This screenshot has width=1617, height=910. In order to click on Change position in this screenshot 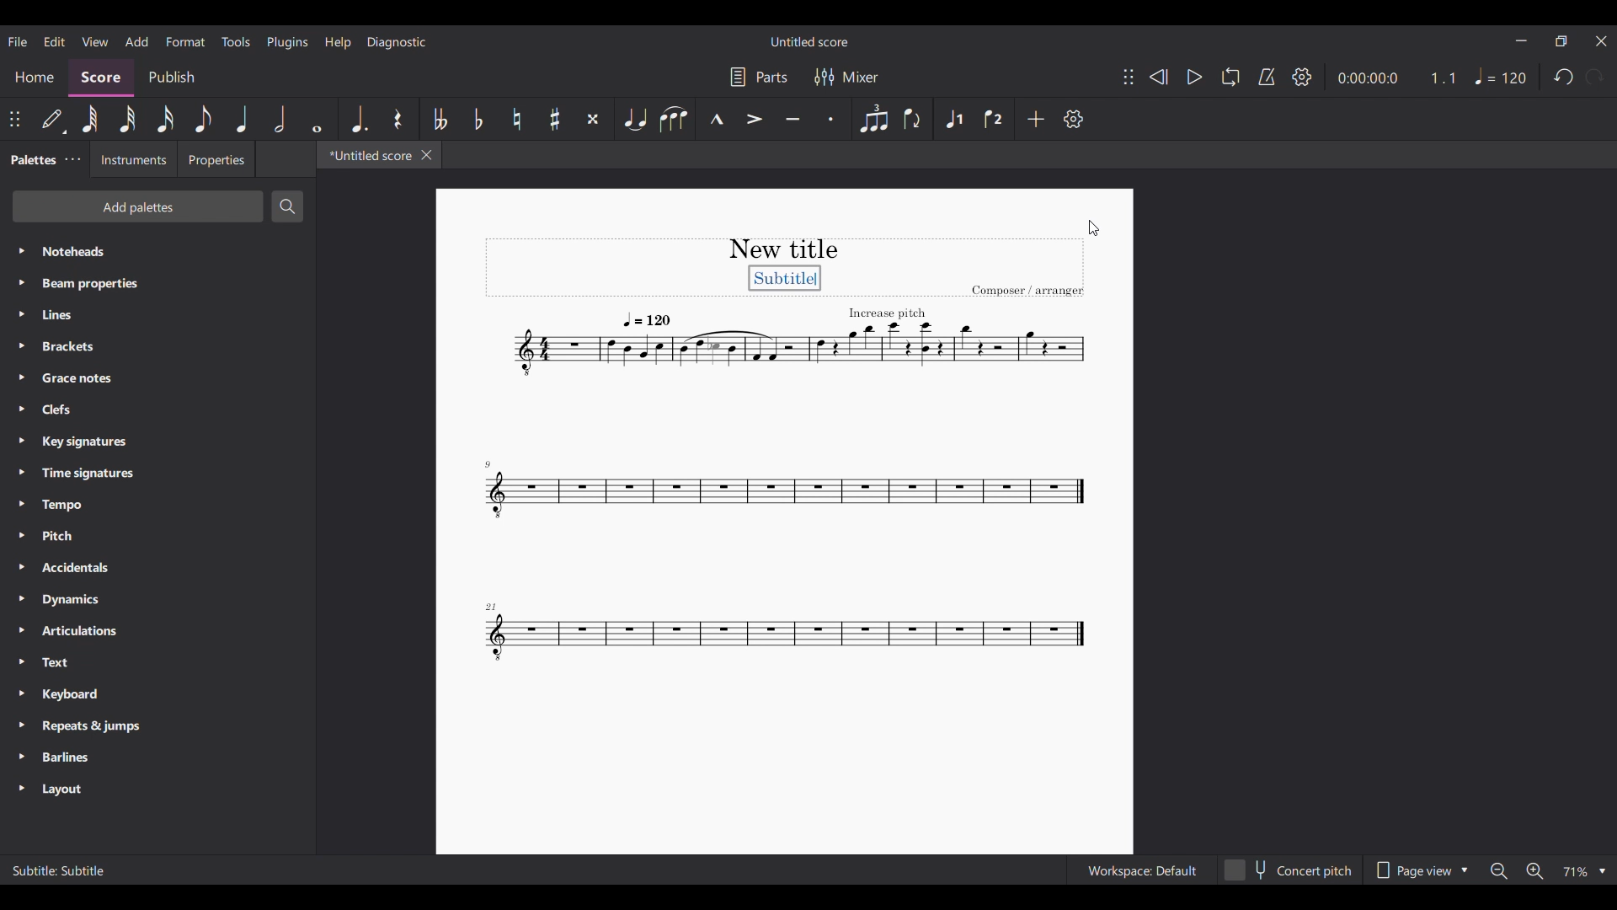, I will do `click(14, 119)`.